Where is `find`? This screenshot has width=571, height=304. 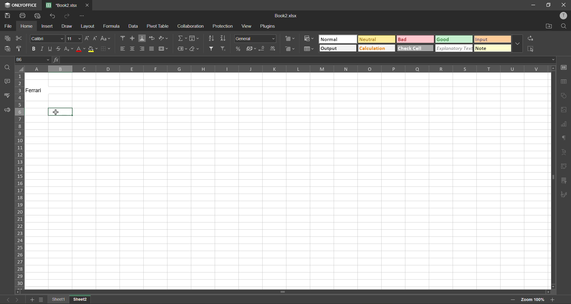 find is located at coordinates (564, 26).